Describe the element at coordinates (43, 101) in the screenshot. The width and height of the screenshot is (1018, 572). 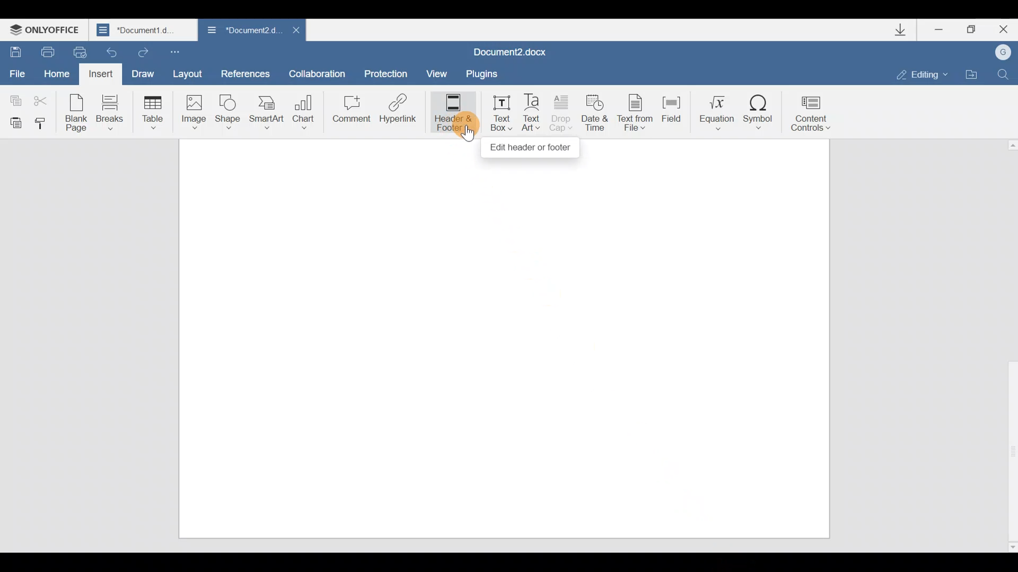
I see `Cut` at that location.